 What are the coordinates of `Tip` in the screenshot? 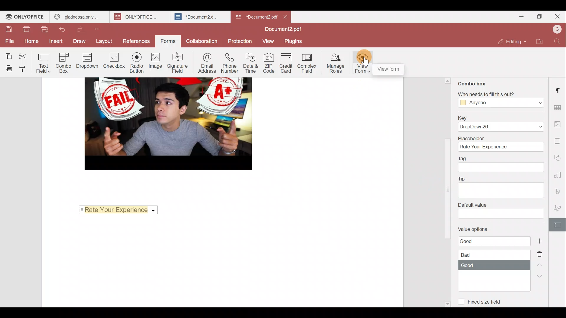 It's located at (501, 186).